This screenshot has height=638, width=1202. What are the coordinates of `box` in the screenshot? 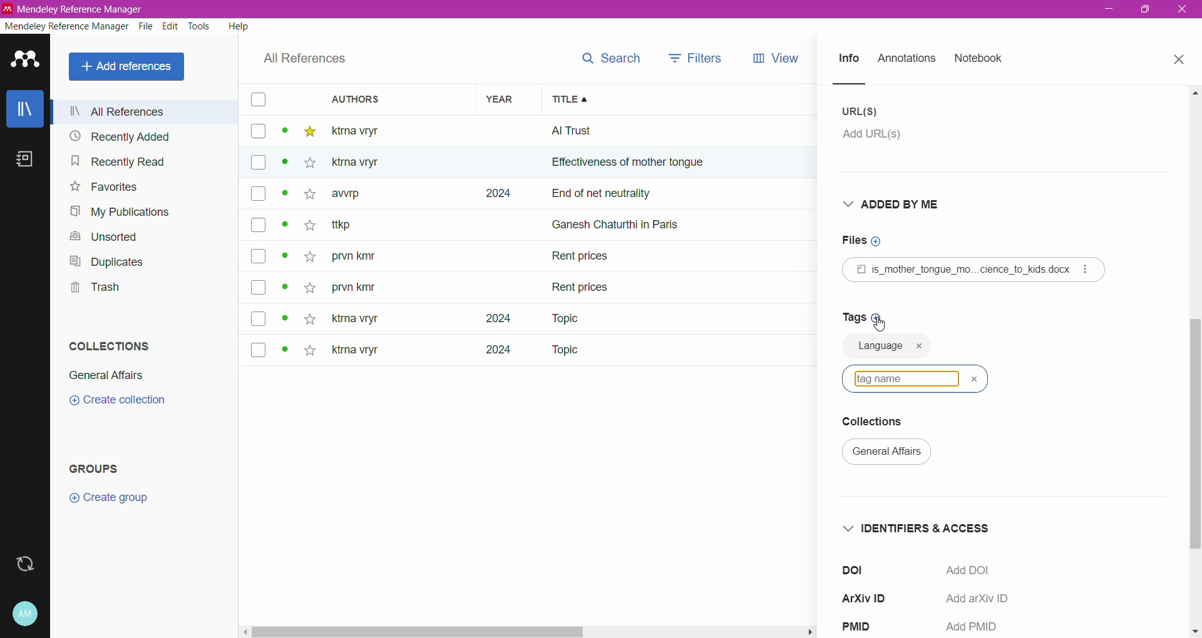 It's located at (257, 100).